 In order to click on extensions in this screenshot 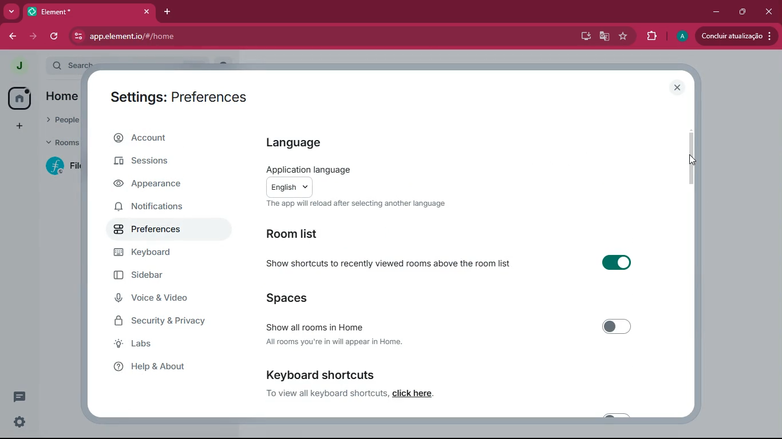, I will do `click(651, 37)`.